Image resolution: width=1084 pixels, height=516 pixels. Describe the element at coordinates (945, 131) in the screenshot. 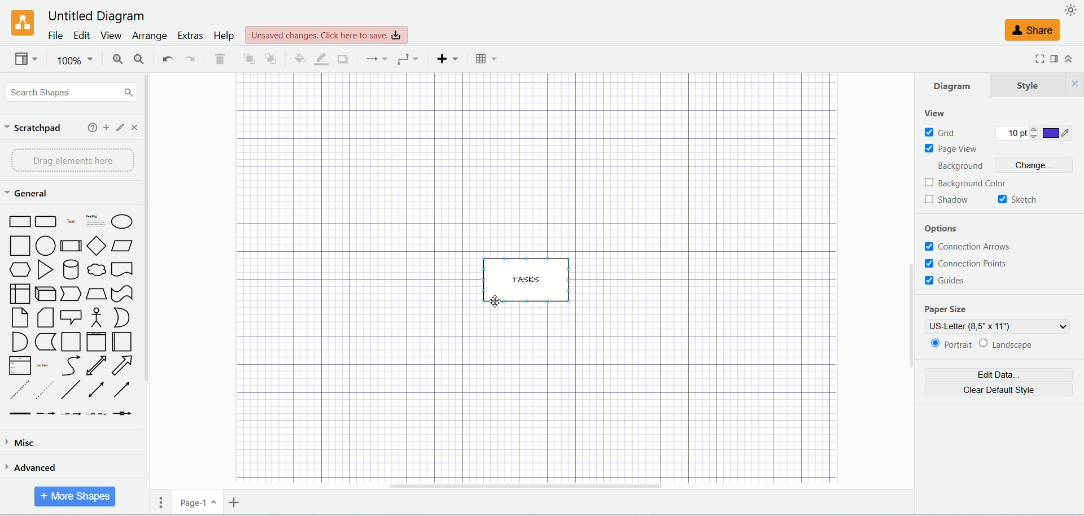

I see `grid` at that location.